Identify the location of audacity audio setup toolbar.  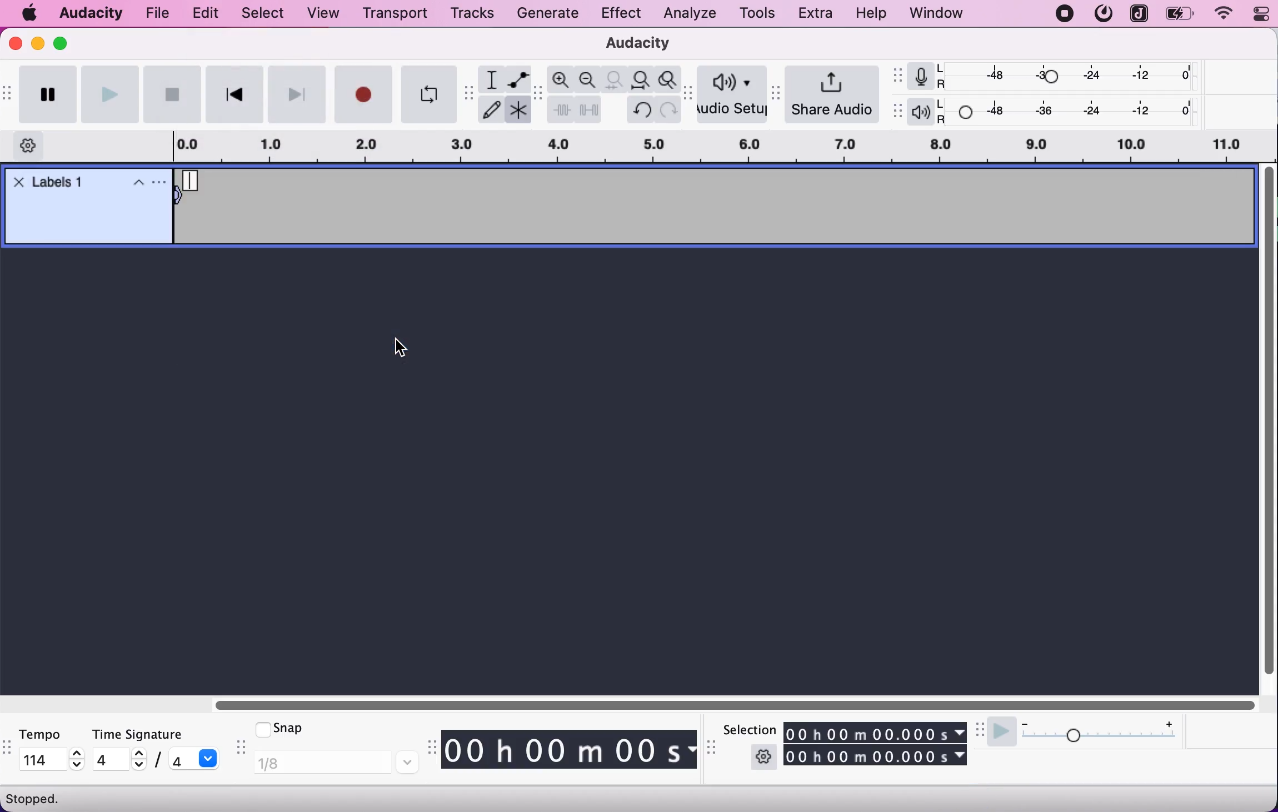
(690, 91).